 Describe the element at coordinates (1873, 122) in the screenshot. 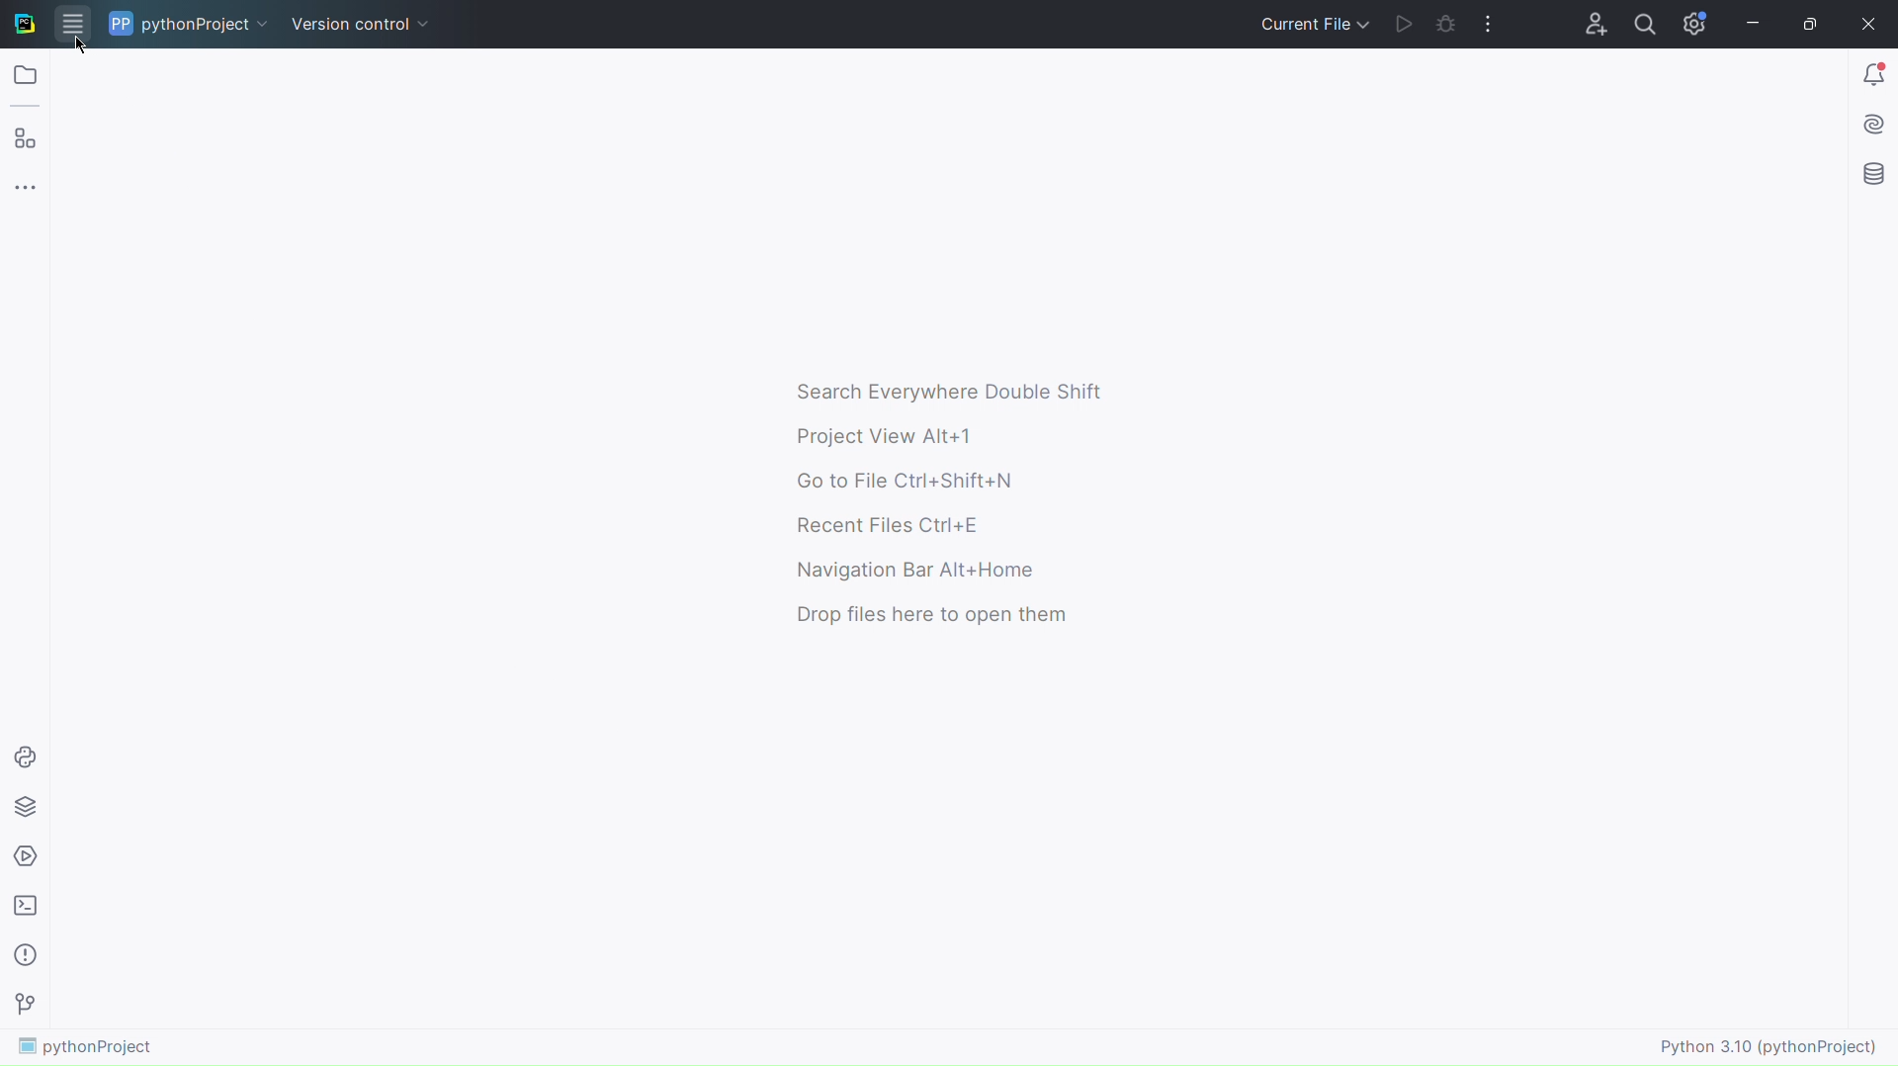

I see `Install AI assistant` at that location.